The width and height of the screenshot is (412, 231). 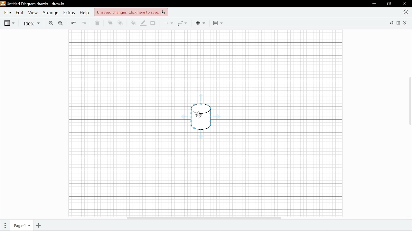 What do you see at coordinates (405, 23) in the screenshot?
I see `Expand/collapse` at bounding box center [405, 23].